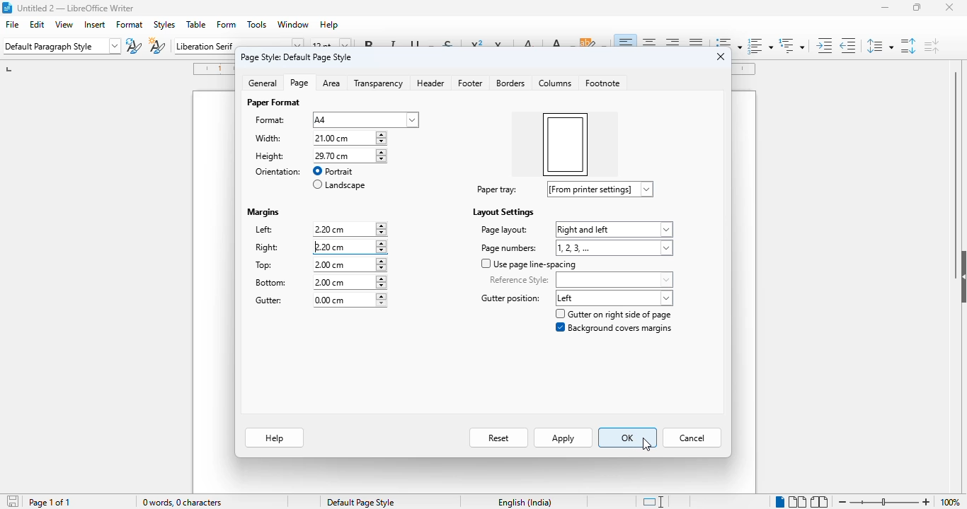 The width and height of the screenshot is (967, 509). Describe the element at coordinates (758, 45) in the screenshot. I see `toggle ordered list` at that location.